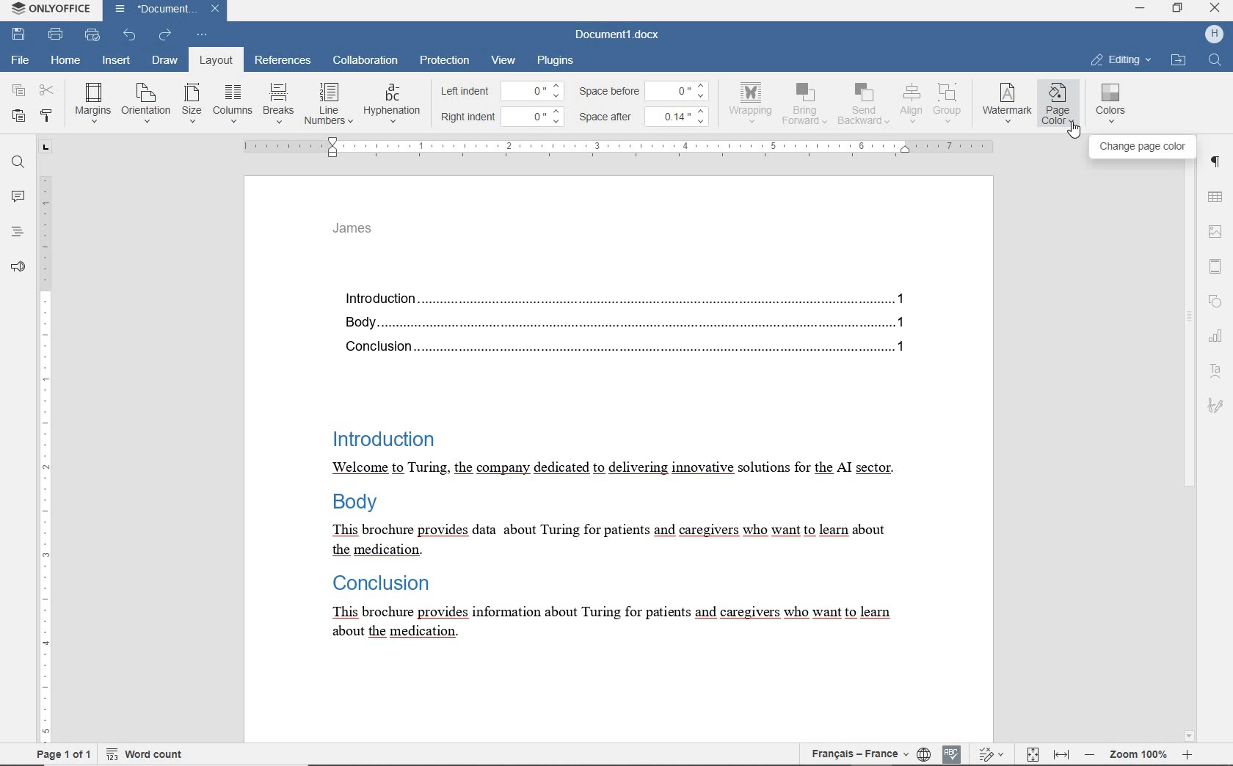  What do you see at coordinates (57, 34) in the screenshot?
I see `print` at bounding box center [57, 34].